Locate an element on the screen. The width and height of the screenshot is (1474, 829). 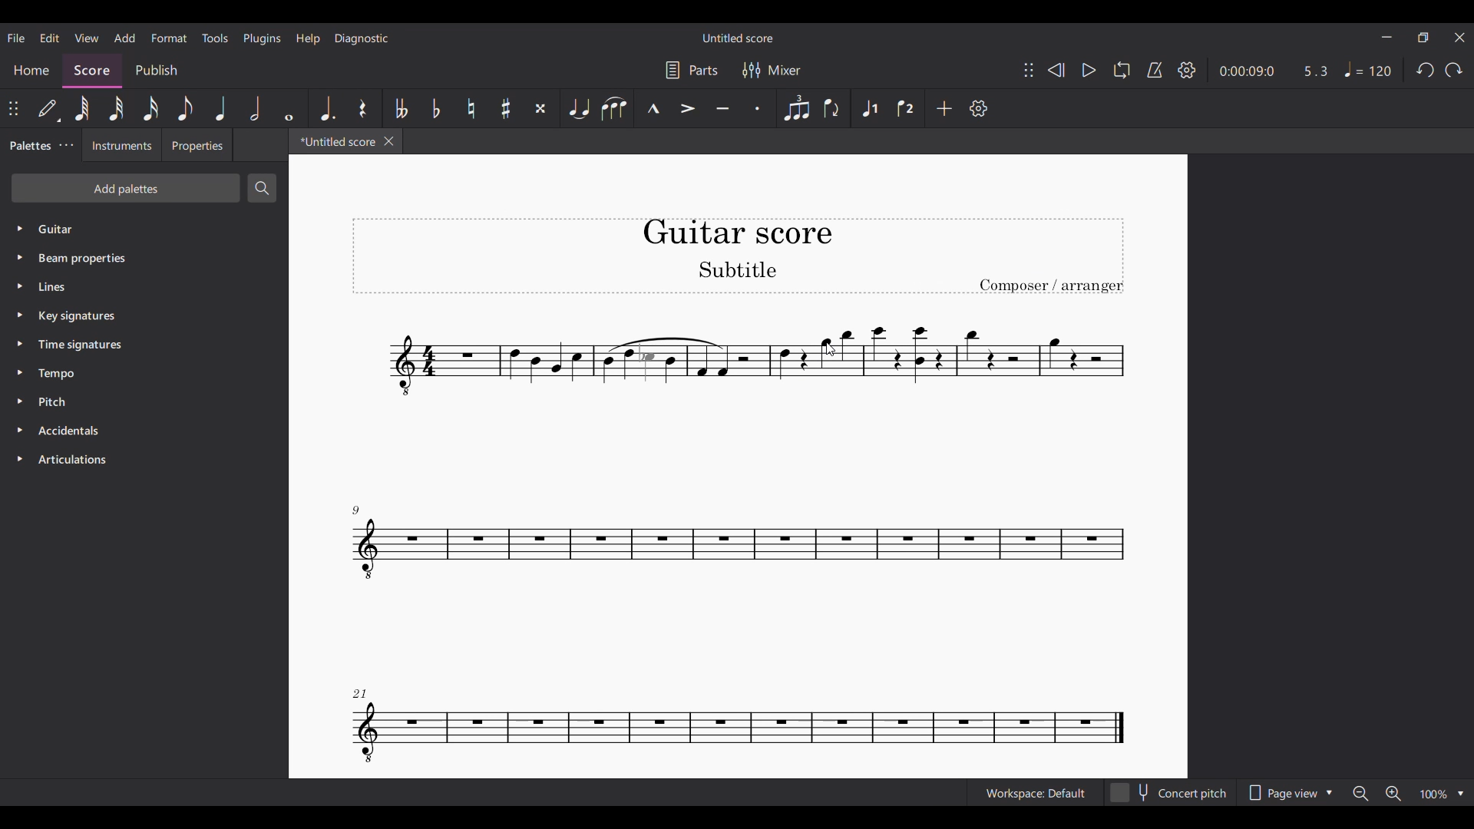
Add palette is located at coordinates (125, 188).